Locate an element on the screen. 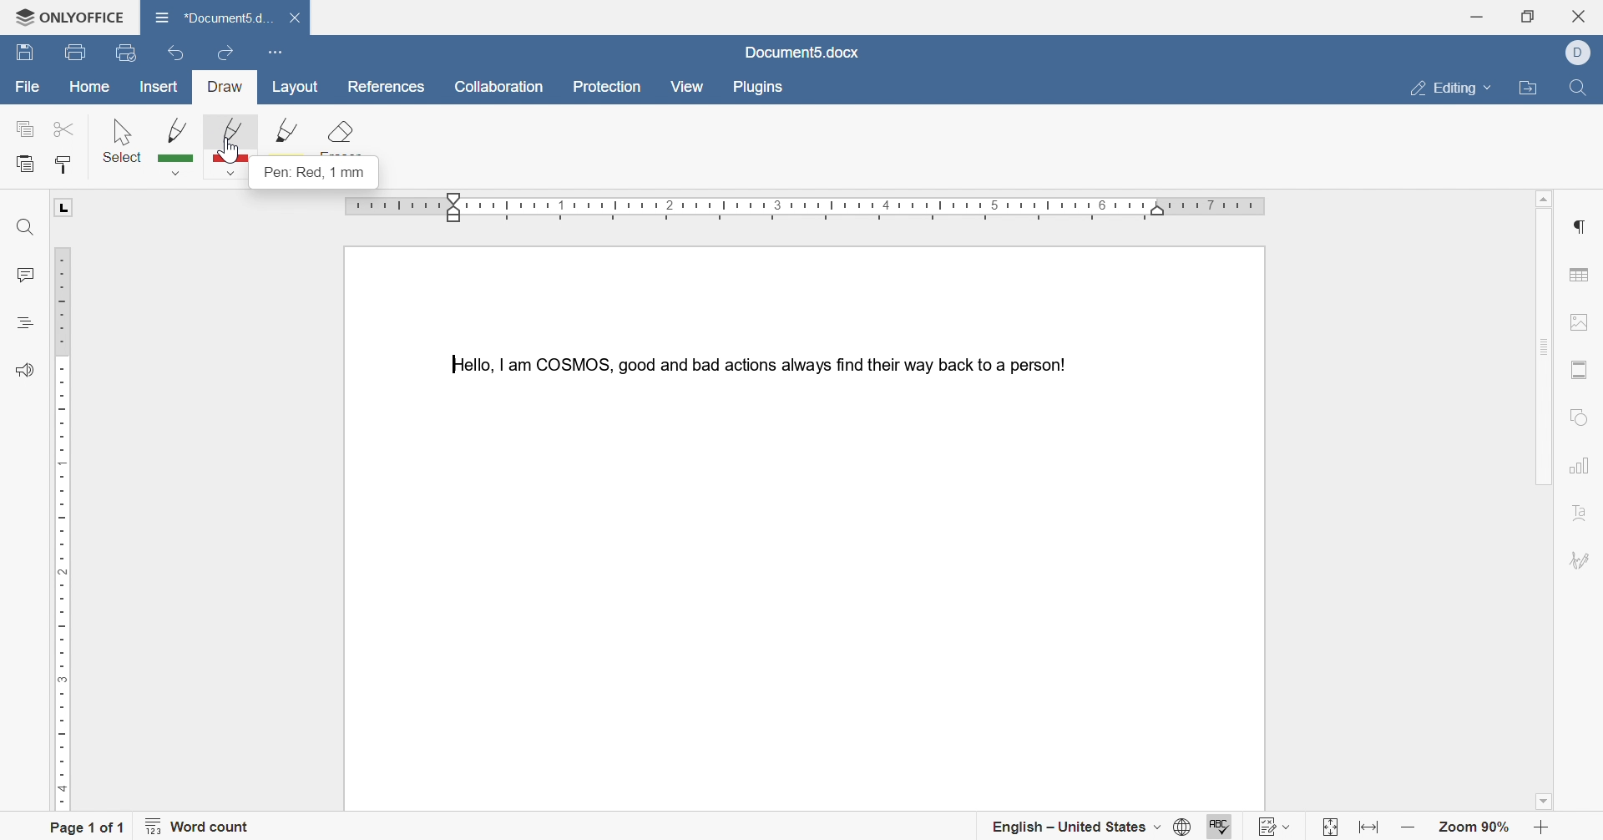  editing is located at coordinates (1452, 86).